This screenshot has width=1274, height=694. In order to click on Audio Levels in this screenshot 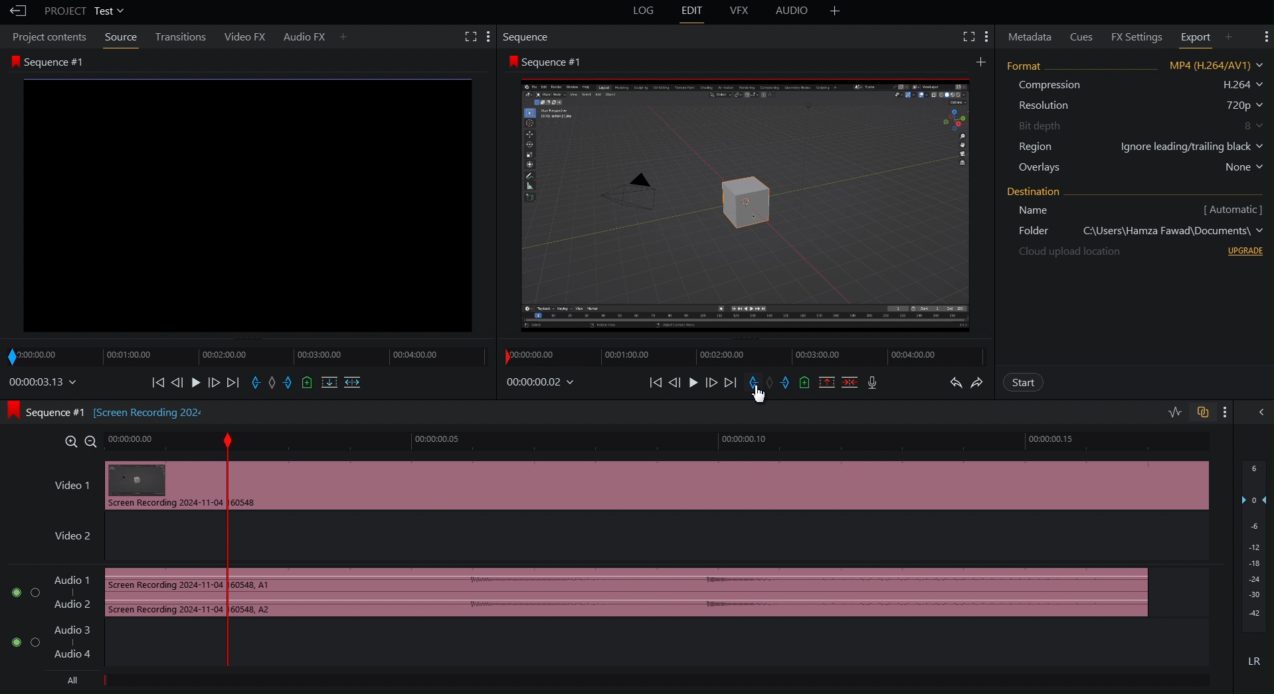, I will do `click(1251, 569)`.